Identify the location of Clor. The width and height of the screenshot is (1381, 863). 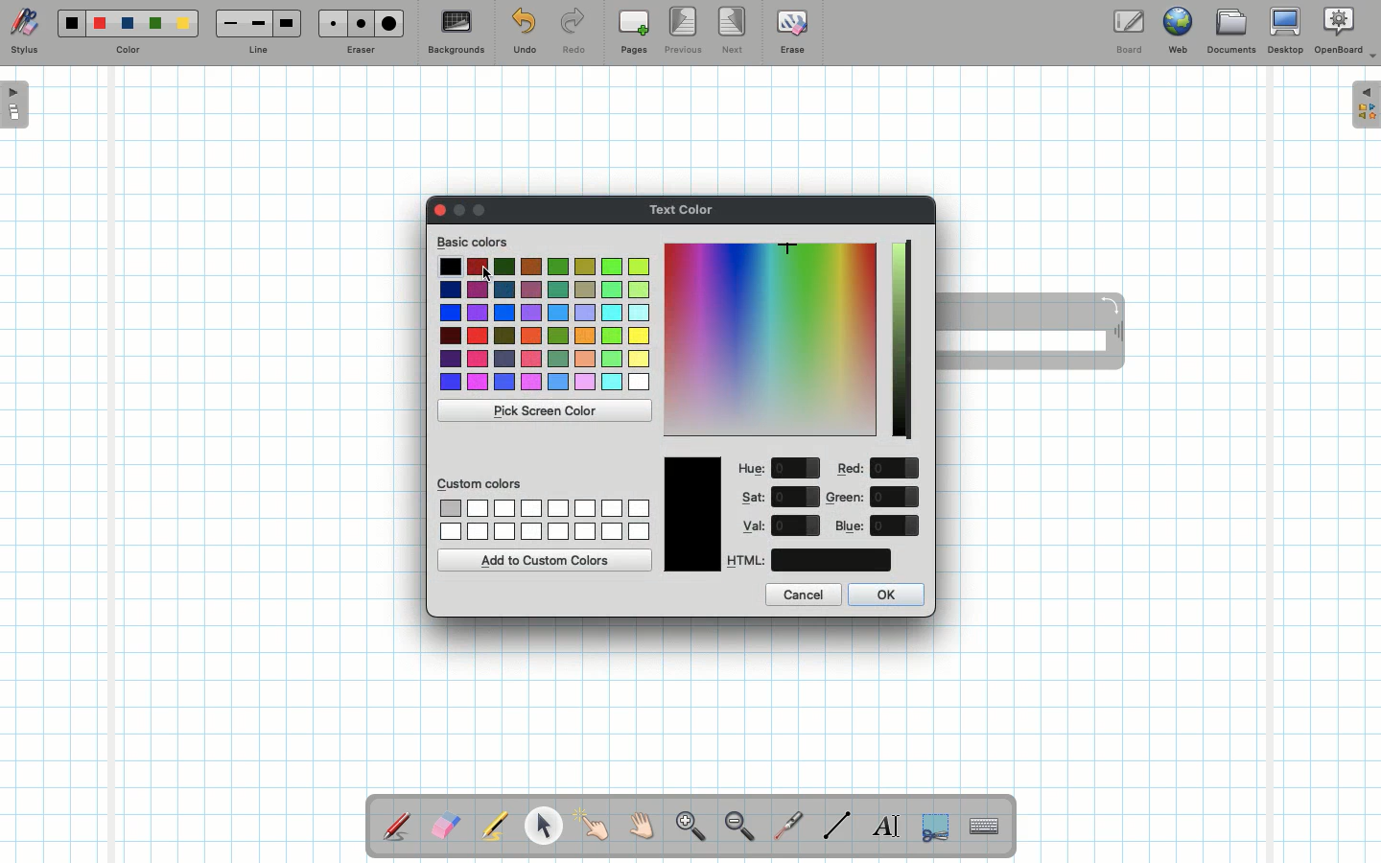
(434, 209).